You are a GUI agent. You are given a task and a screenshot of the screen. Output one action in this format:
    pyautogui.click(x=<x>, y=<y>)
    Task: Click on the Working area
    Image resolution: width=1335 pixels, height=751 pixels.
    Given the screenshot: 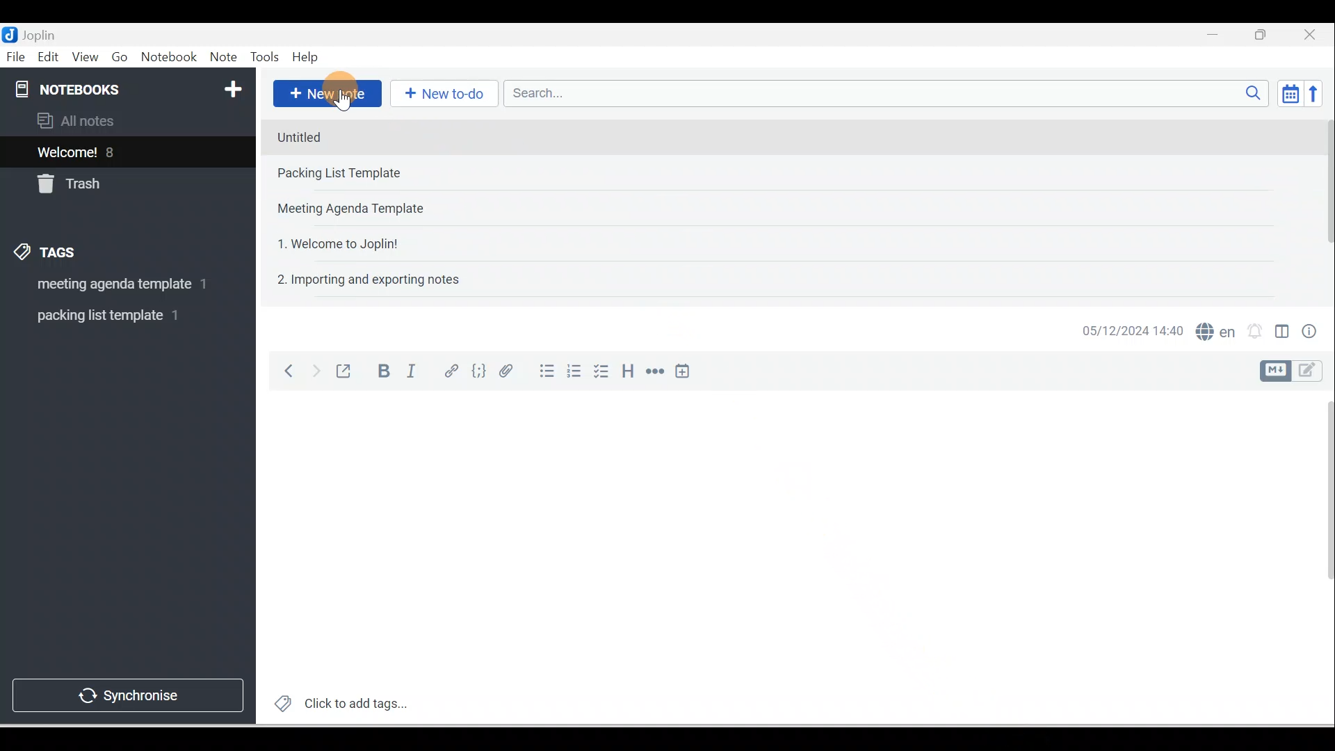 What is the action you would take?
    pyautogui.click(x=772, y=533)
    